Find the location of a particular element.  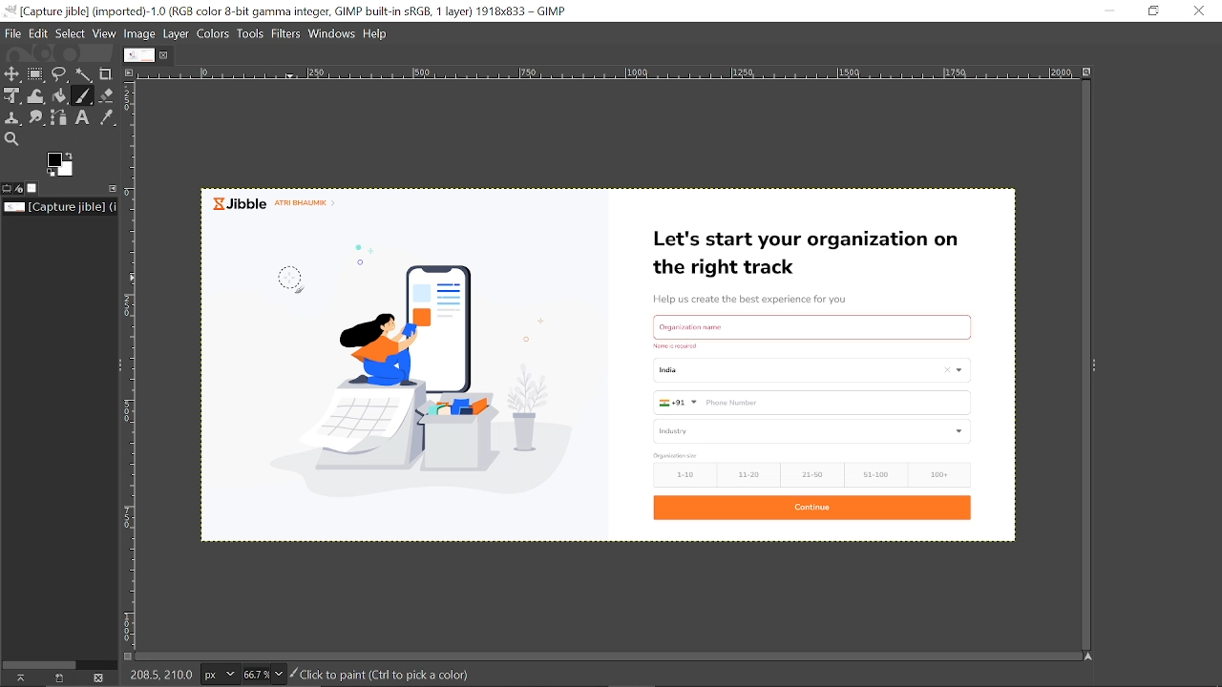

Current window is located at coordinates (286, 11).